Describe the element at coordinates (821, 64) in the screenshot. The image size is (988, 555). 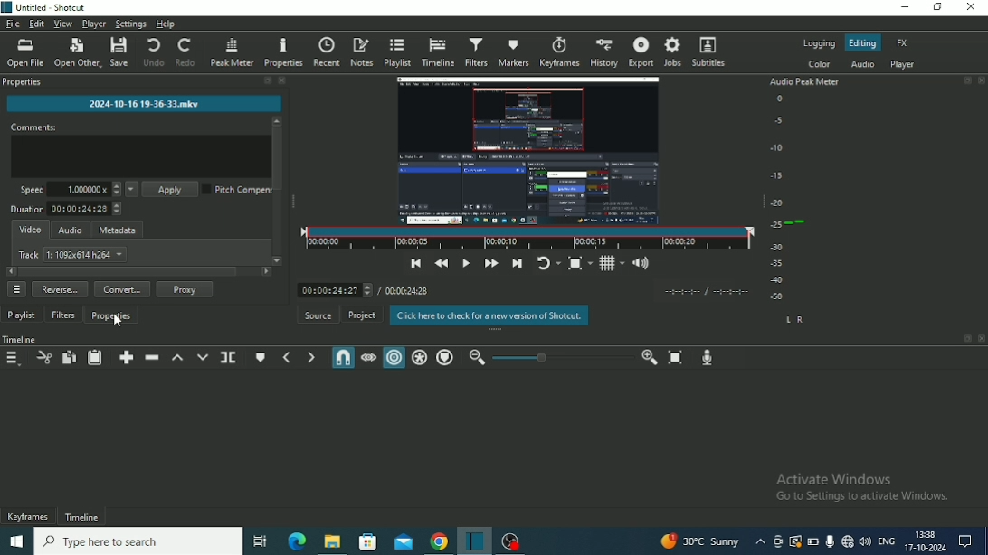
I see `Color` at that location.